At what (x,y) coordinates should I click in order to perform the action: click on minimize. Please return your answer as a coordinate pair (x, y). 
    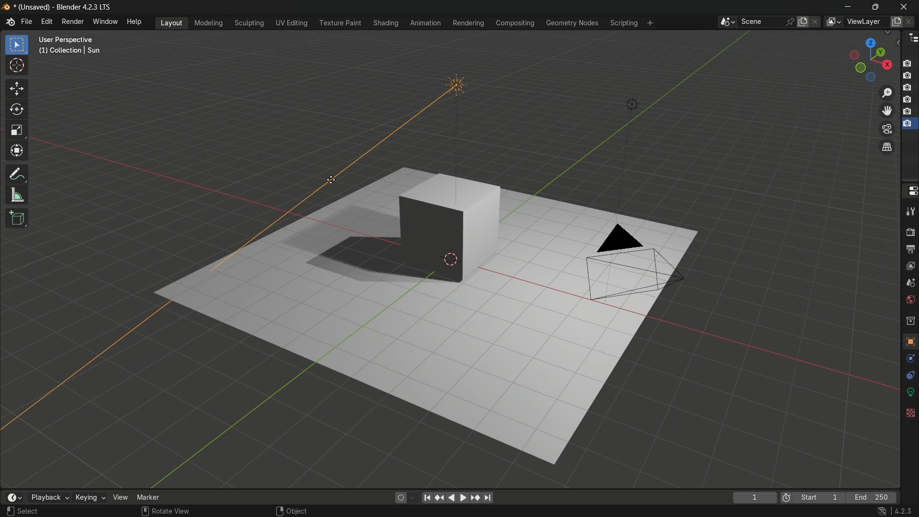
    Looking at the image, I should click on (848, 6).